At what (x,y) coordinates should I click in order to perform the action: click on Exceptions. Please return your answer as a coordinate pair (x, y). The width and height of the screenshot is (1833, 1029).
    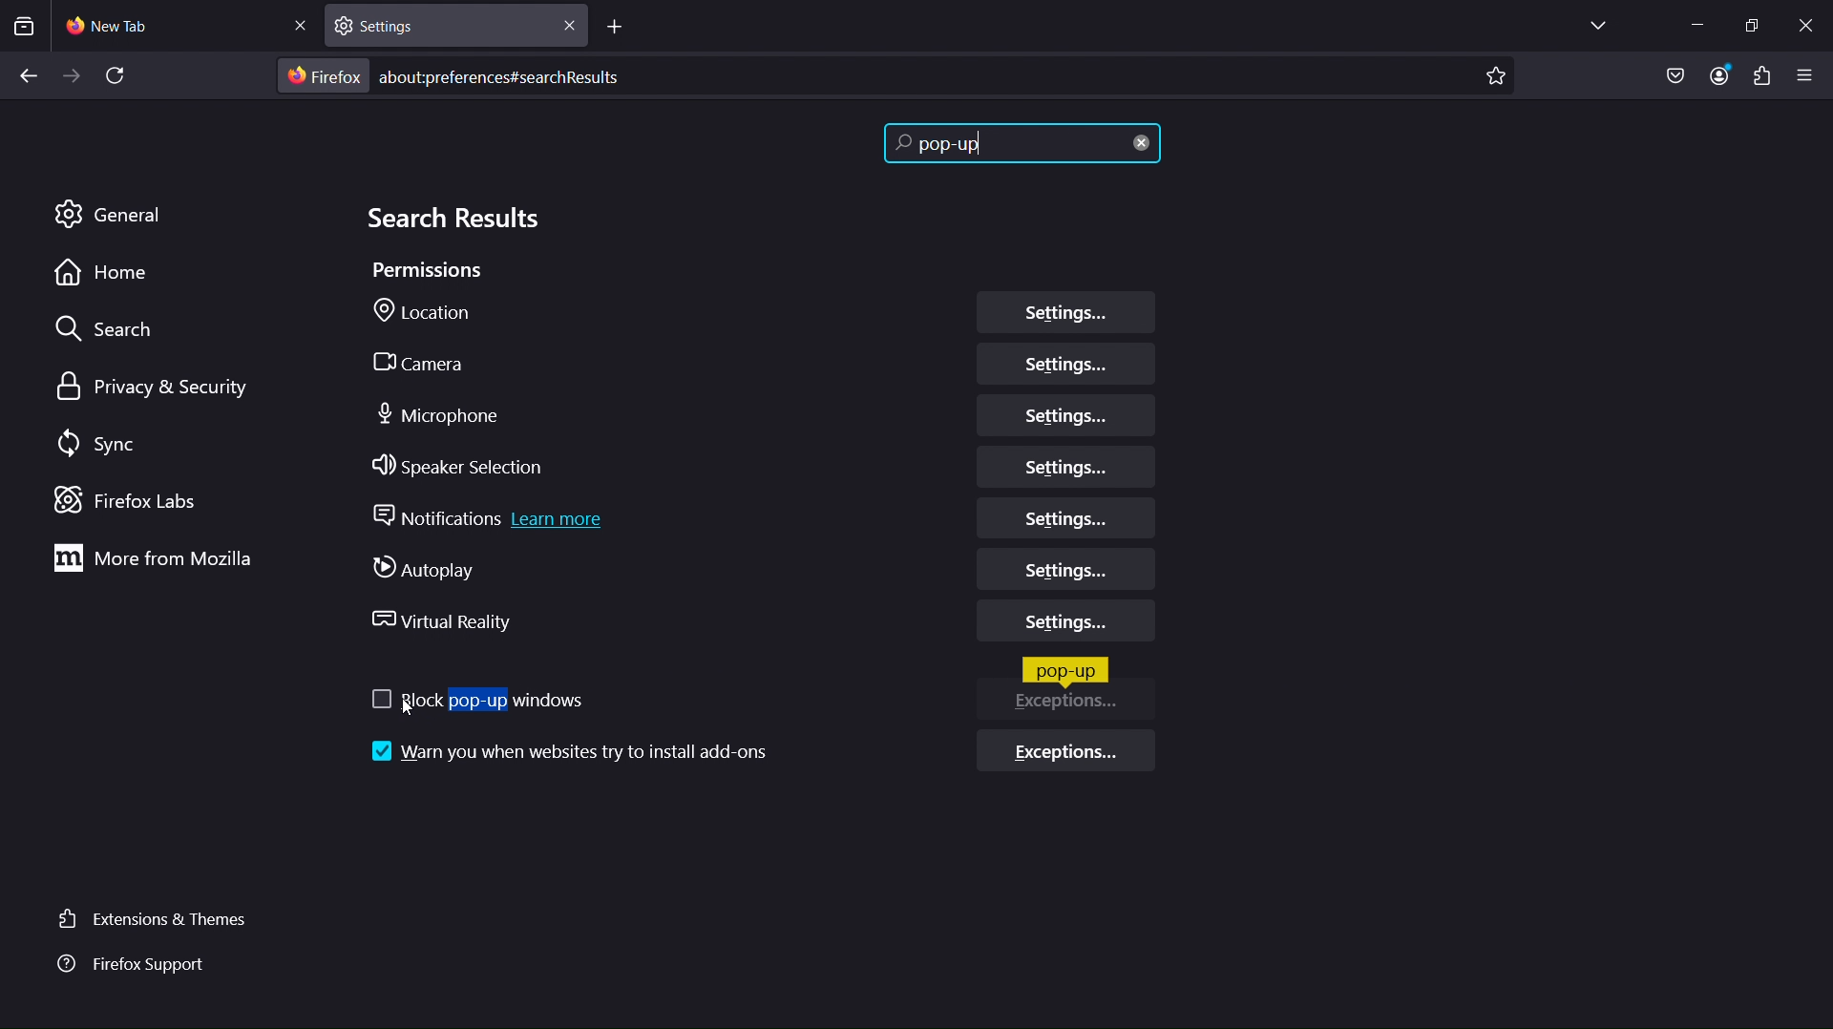
    Looking at the image, I should click on (1074, 708).